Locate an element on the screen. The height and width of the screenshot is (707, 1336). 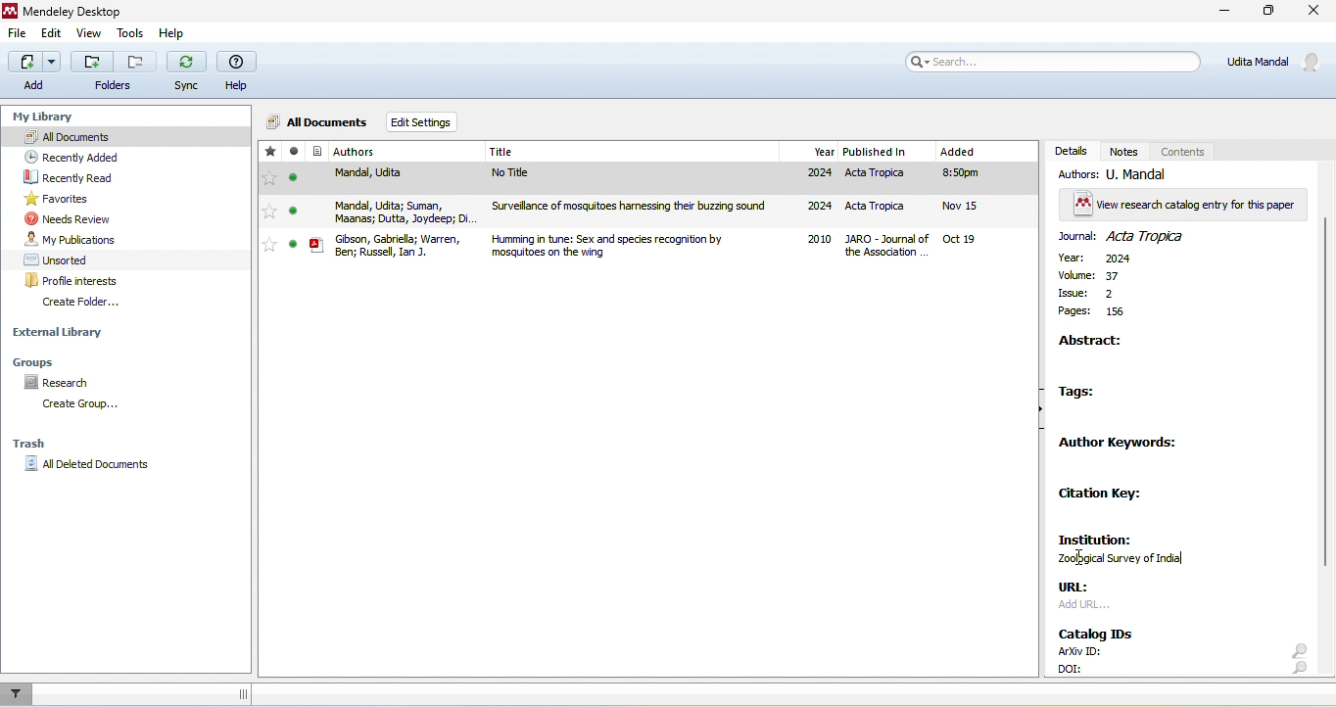
view is located at coordinates (86, 34).